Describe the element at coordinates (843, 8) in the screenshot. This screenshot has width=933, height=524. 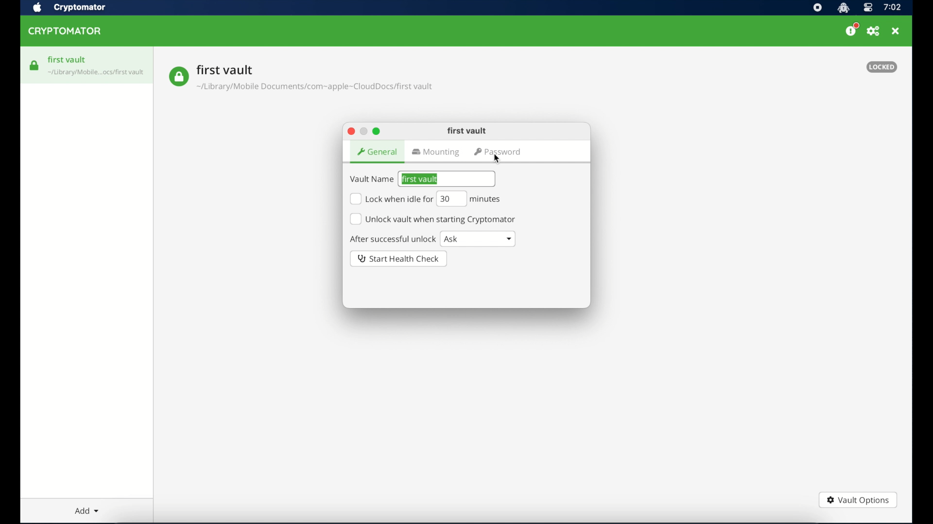
I see `cryptomator icon` at that location.